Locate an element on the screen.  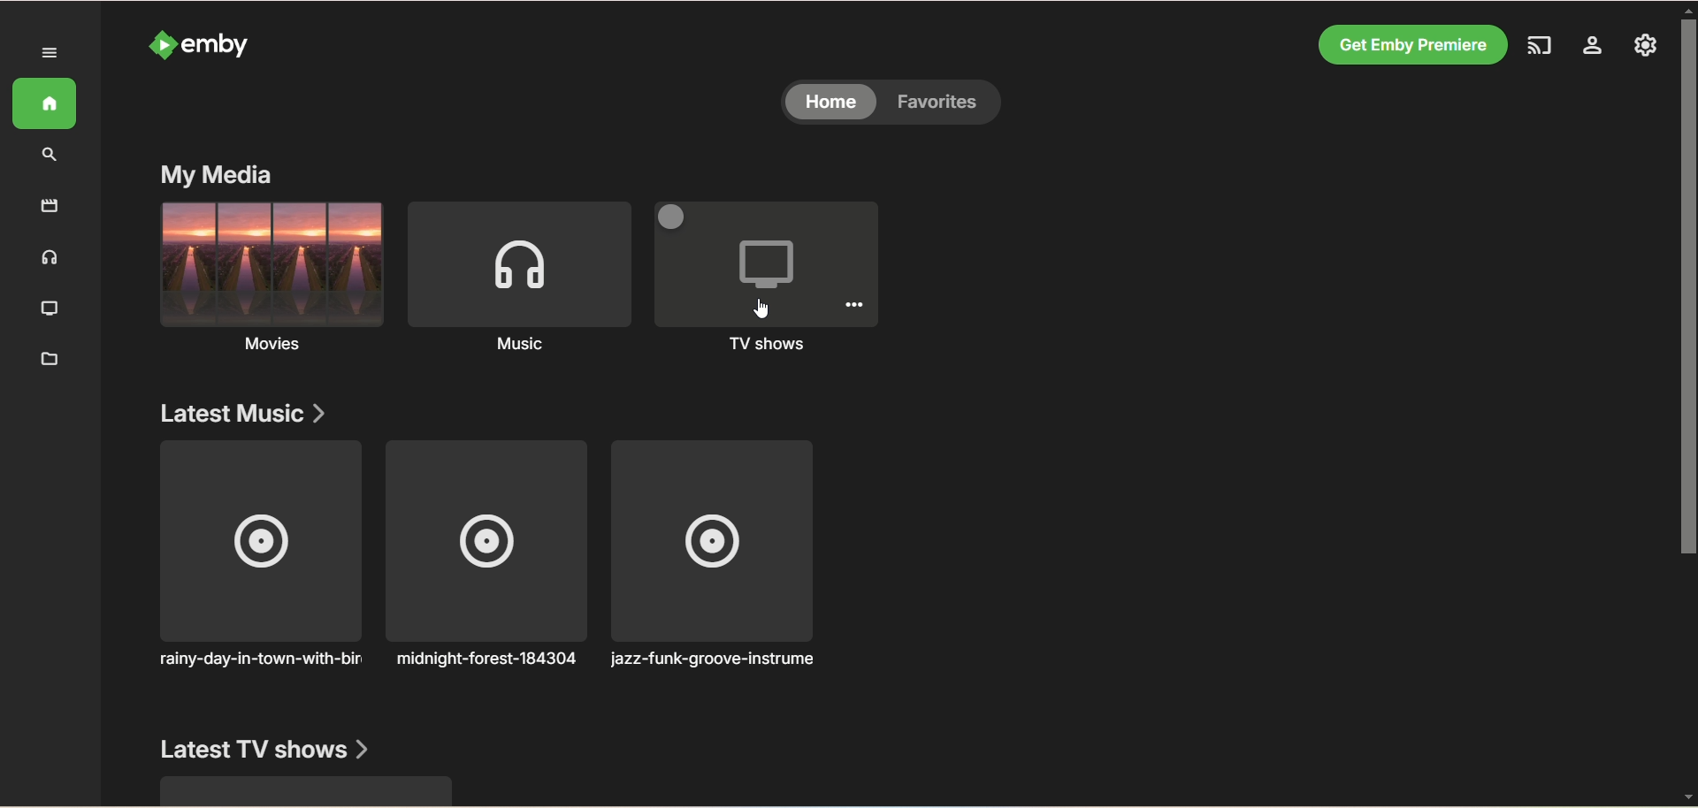
cursor is located at coordinates (761, 309).